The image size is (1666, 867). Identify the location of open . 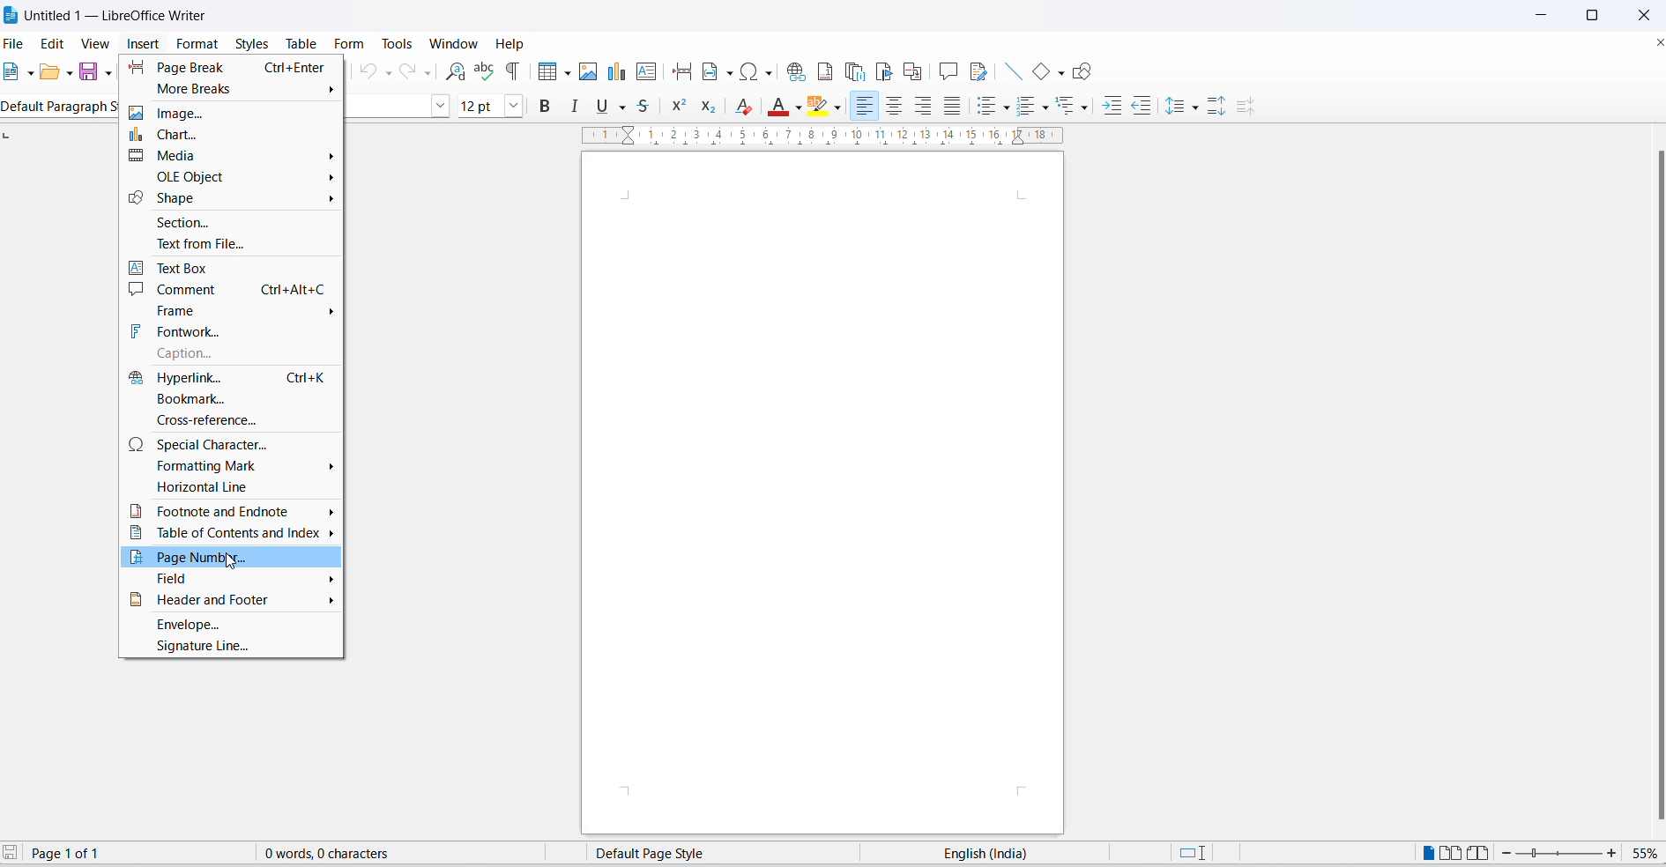
(48, 75).